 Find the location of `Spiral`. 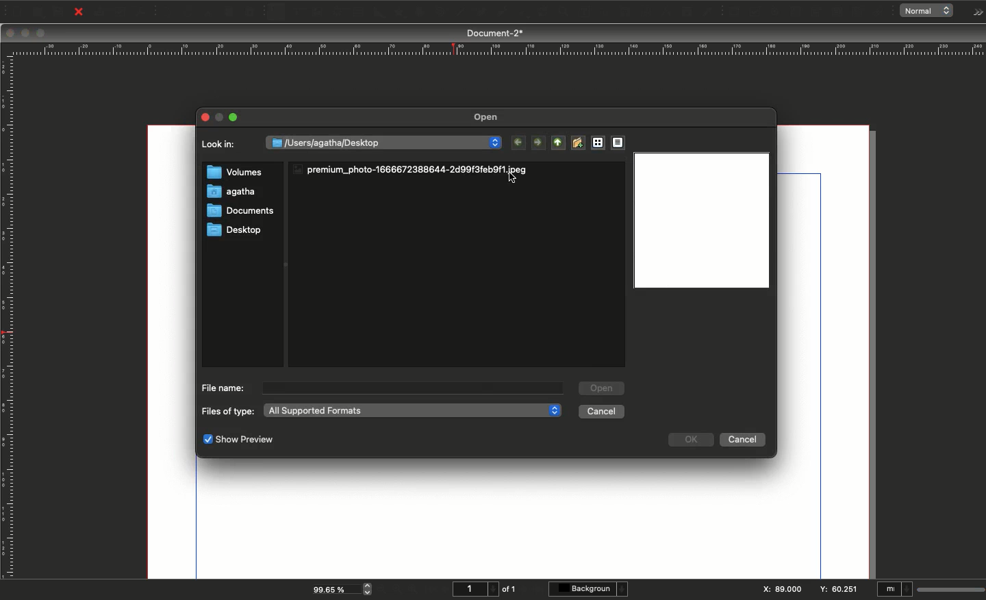

Spiral is located at coordinates (442, 14).